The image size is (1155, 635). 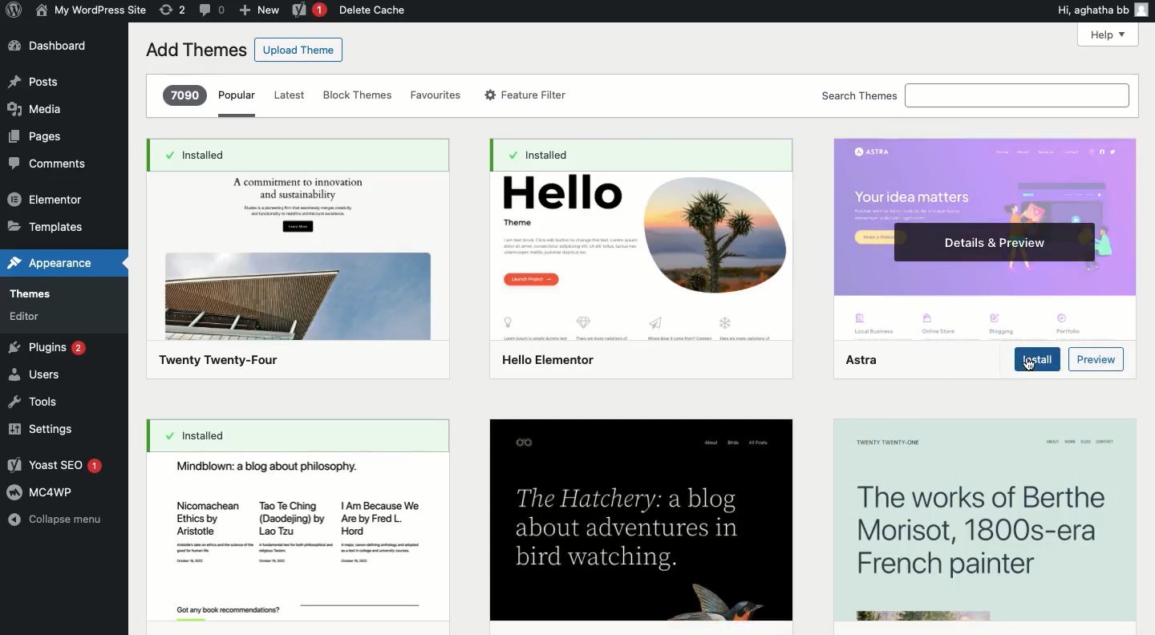 I want to click on Add themes, so click(x=193, y=50).